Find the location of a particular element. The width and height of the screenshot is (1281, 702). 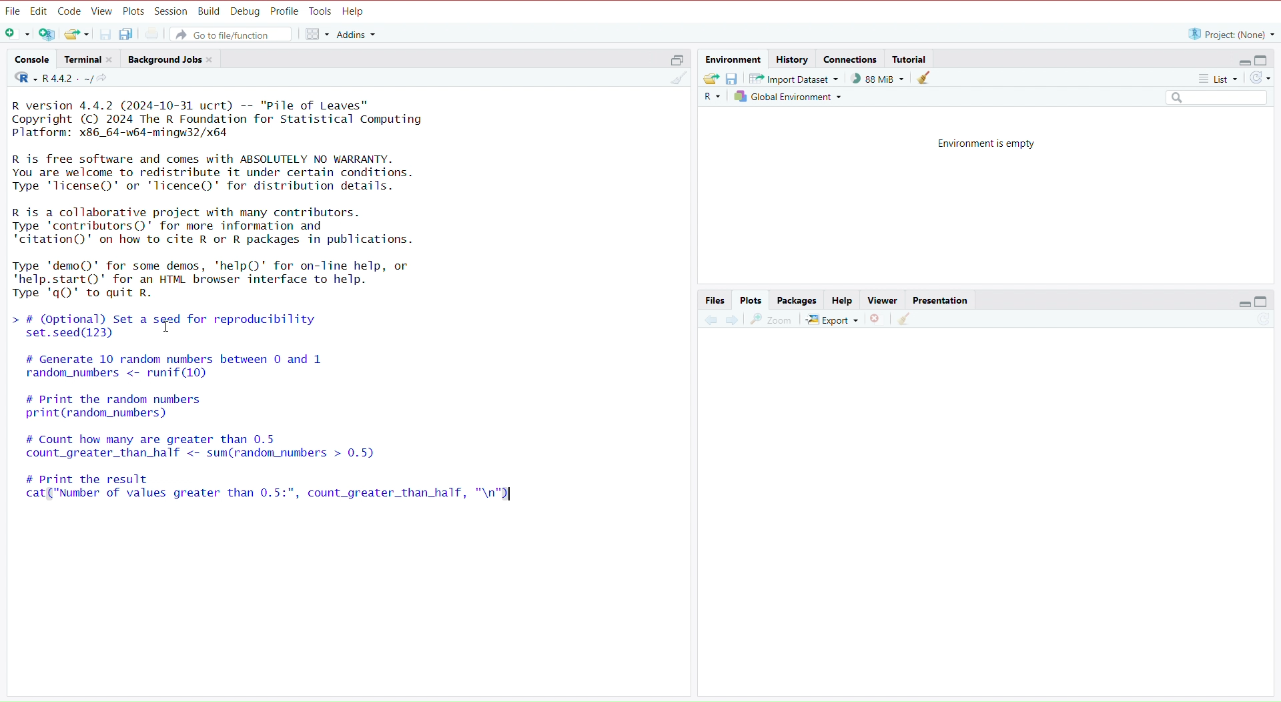

Tools is located at coordinates (322, 11).